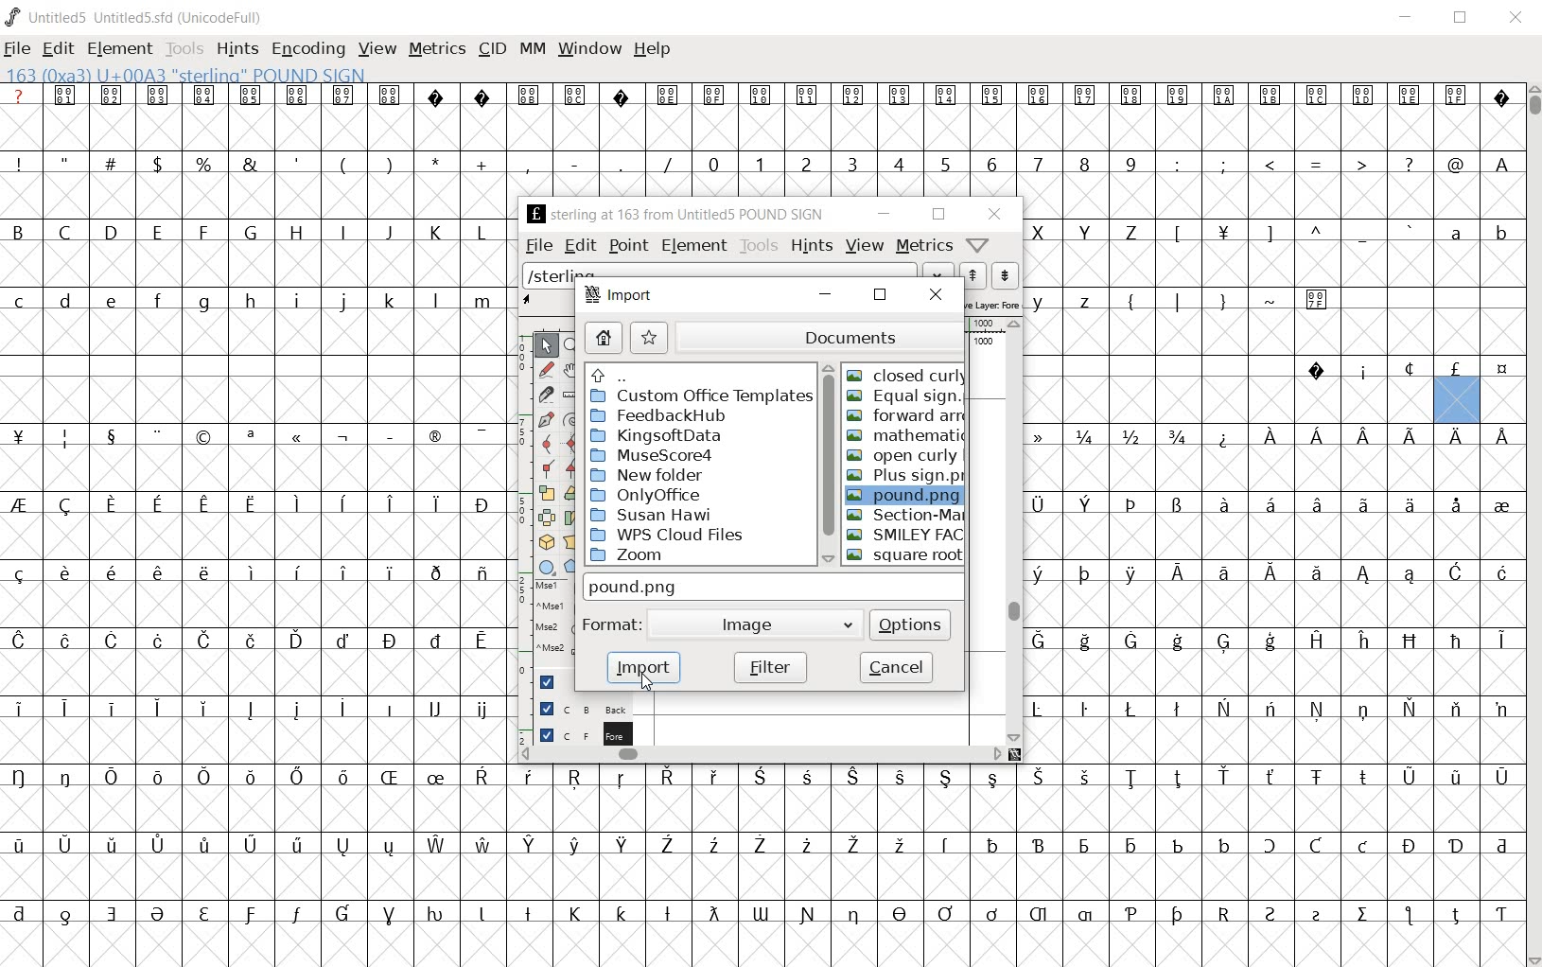 The image size is (1542, 967). What do you see at coordinates (22, 913) in the screenshot?
I see `Symbol` at bounding box center [22, 913].